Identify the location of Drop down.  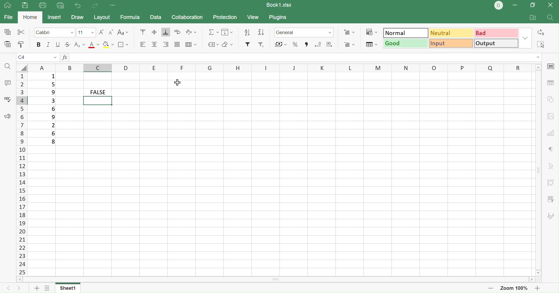
(55, 57).